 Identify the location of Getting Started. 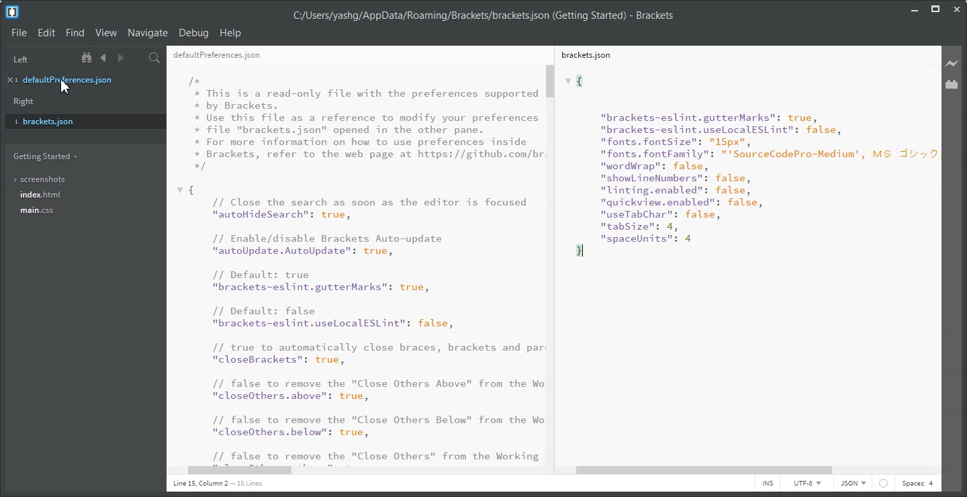
(45, 156).